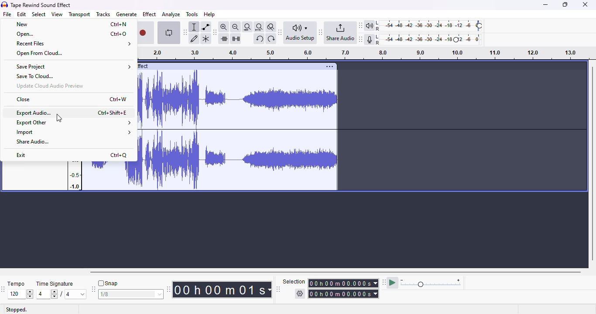  Describe the element at coordinates (118, 24) in the screenshot. I see `shortcut for new` at that location.